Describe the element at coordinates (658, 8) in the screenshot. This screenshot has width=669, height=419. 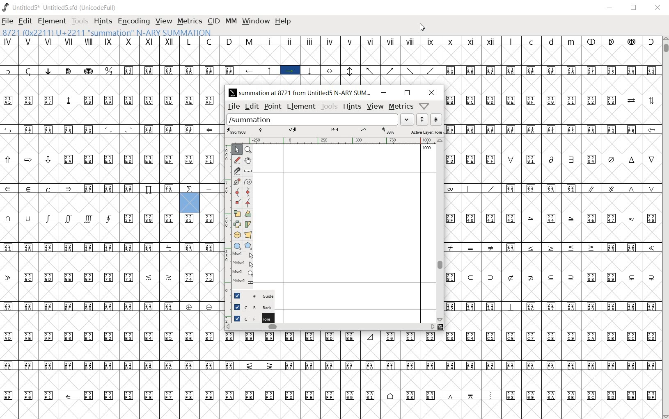
I see `CLOSE` at that location.